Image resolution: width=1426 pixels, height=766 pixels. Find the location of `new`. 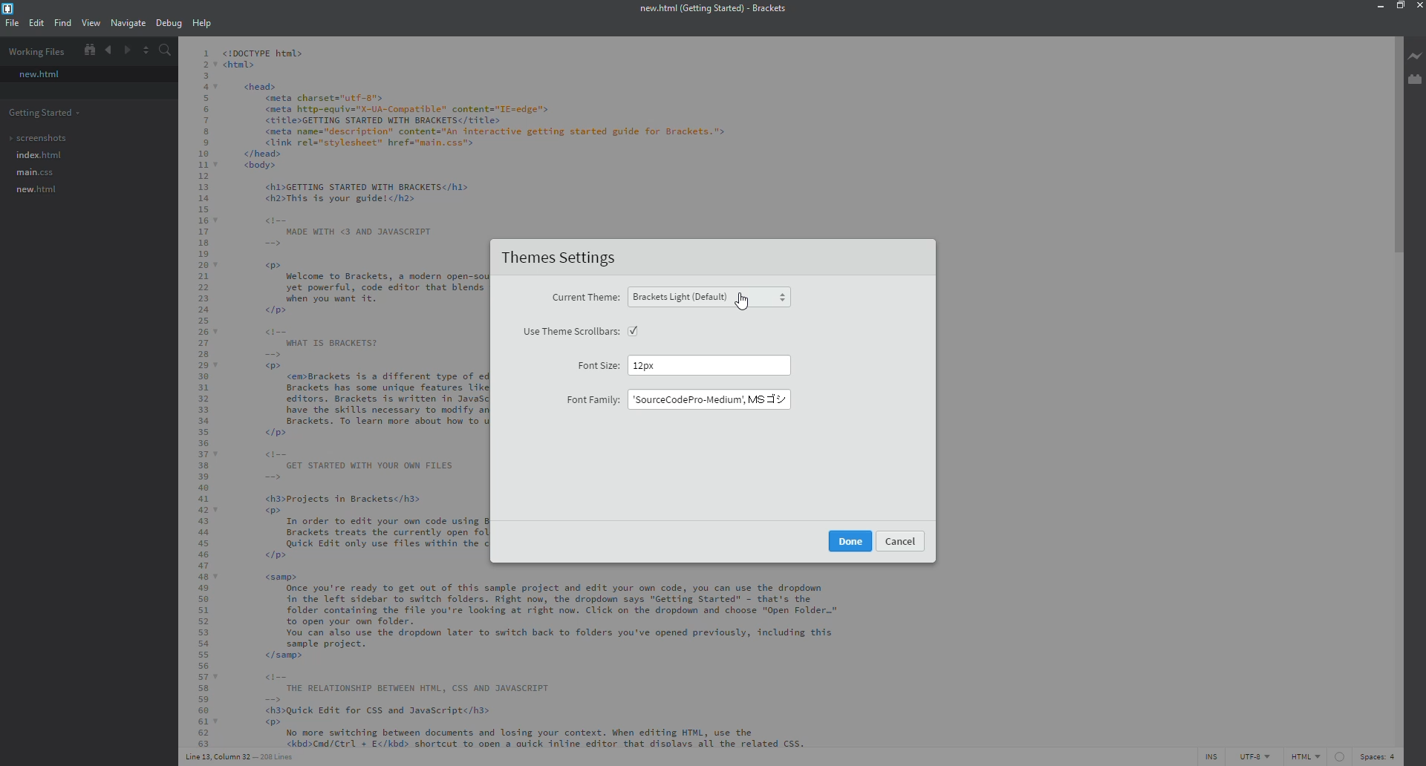

new is located at coordinates (34, 190).